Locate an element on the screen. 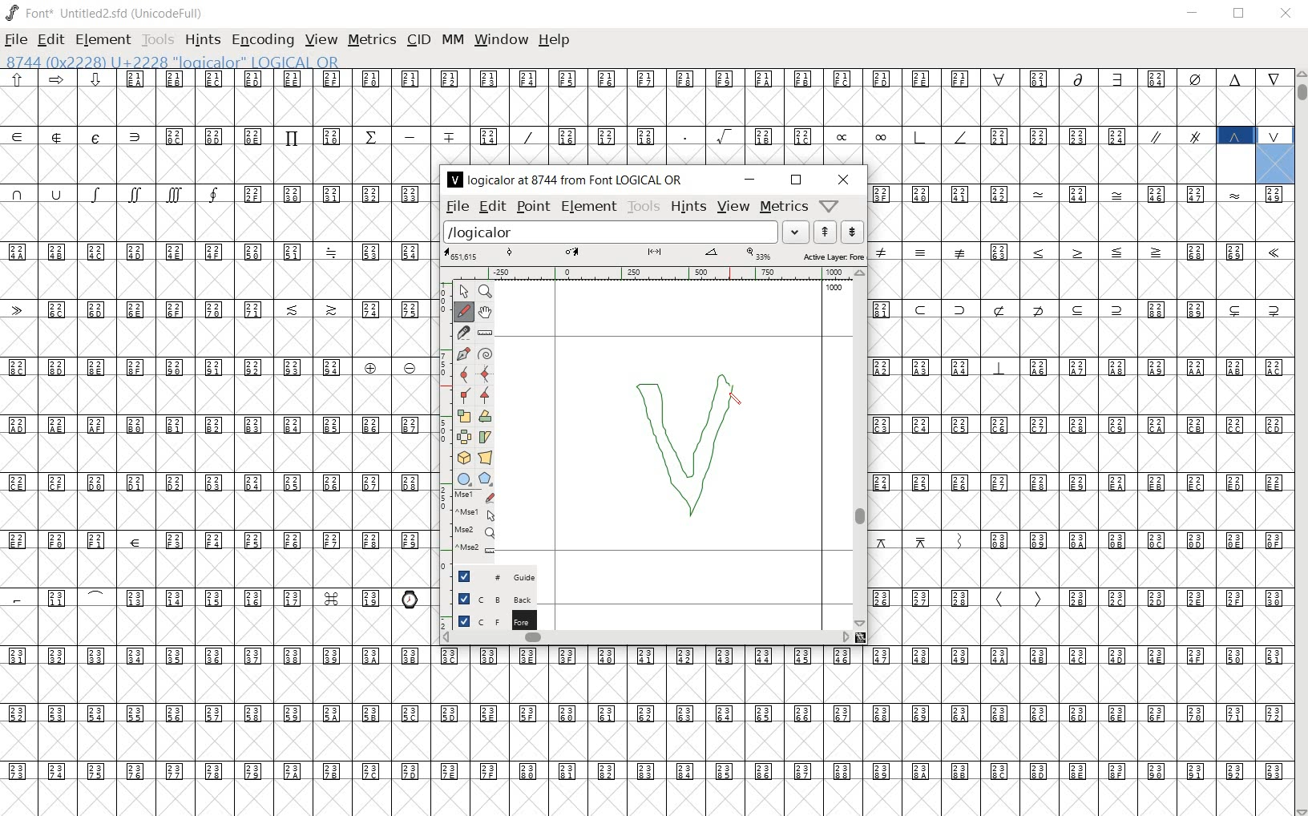 The width and height of the screenshot is (1308, 816). logicalor at 8744 from Font LOGICAL OR is located at coordinates (567, 180).